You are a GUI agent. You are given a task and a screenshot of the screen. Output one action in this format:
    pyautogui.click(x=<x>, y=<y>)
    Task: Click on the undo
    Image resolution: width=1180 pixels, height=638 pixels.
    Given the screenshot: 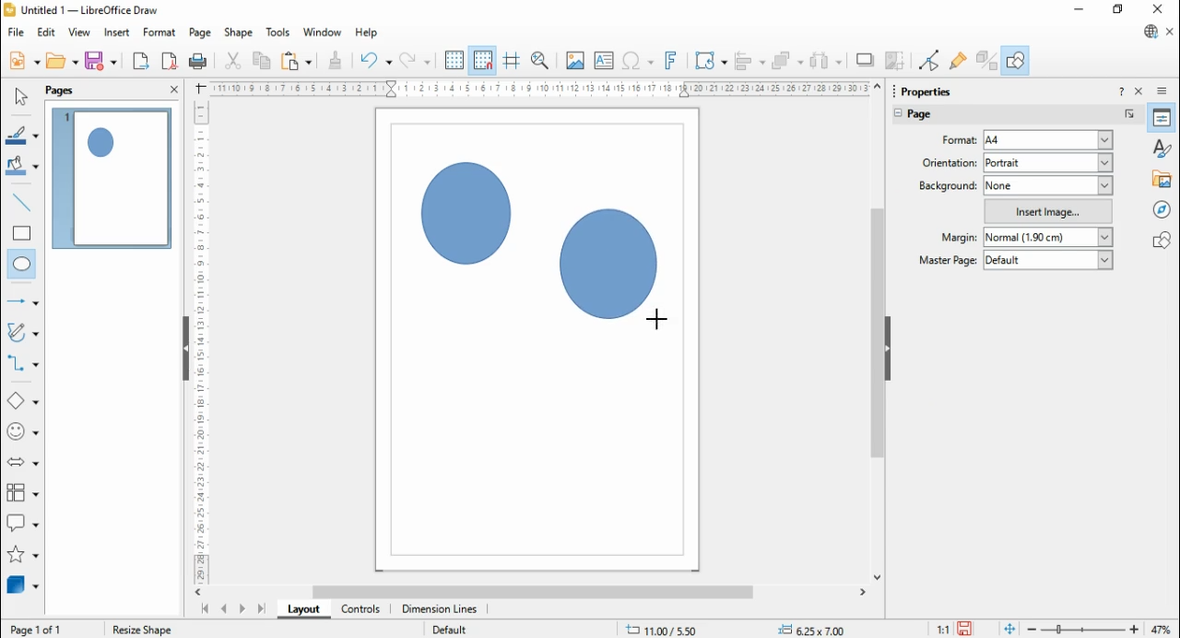 What is the action you would take?
    pyautogui.click(x=376, y=61)
    